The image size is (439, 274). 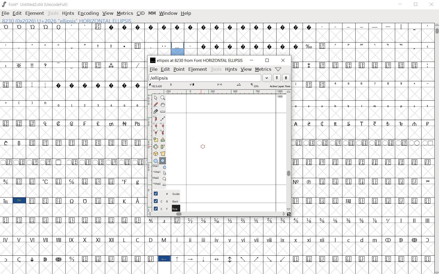 What do you see at coordinates (68, 14) in the screenshot?
I see `HINTS` at bounding box center [68, 14].